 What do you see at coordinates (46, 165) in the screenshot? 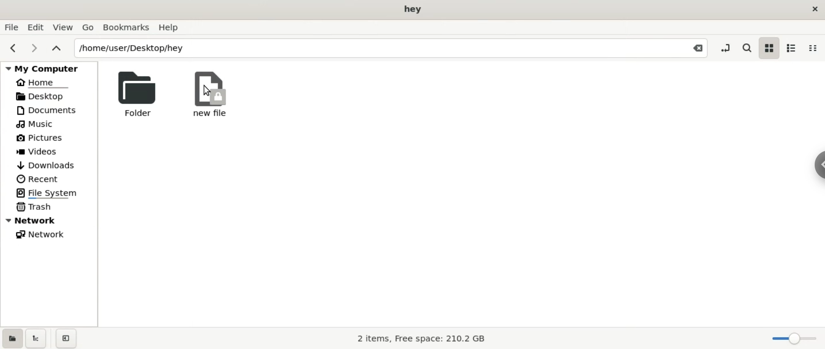
I see `Downloads` at bounding box center [46, 165].